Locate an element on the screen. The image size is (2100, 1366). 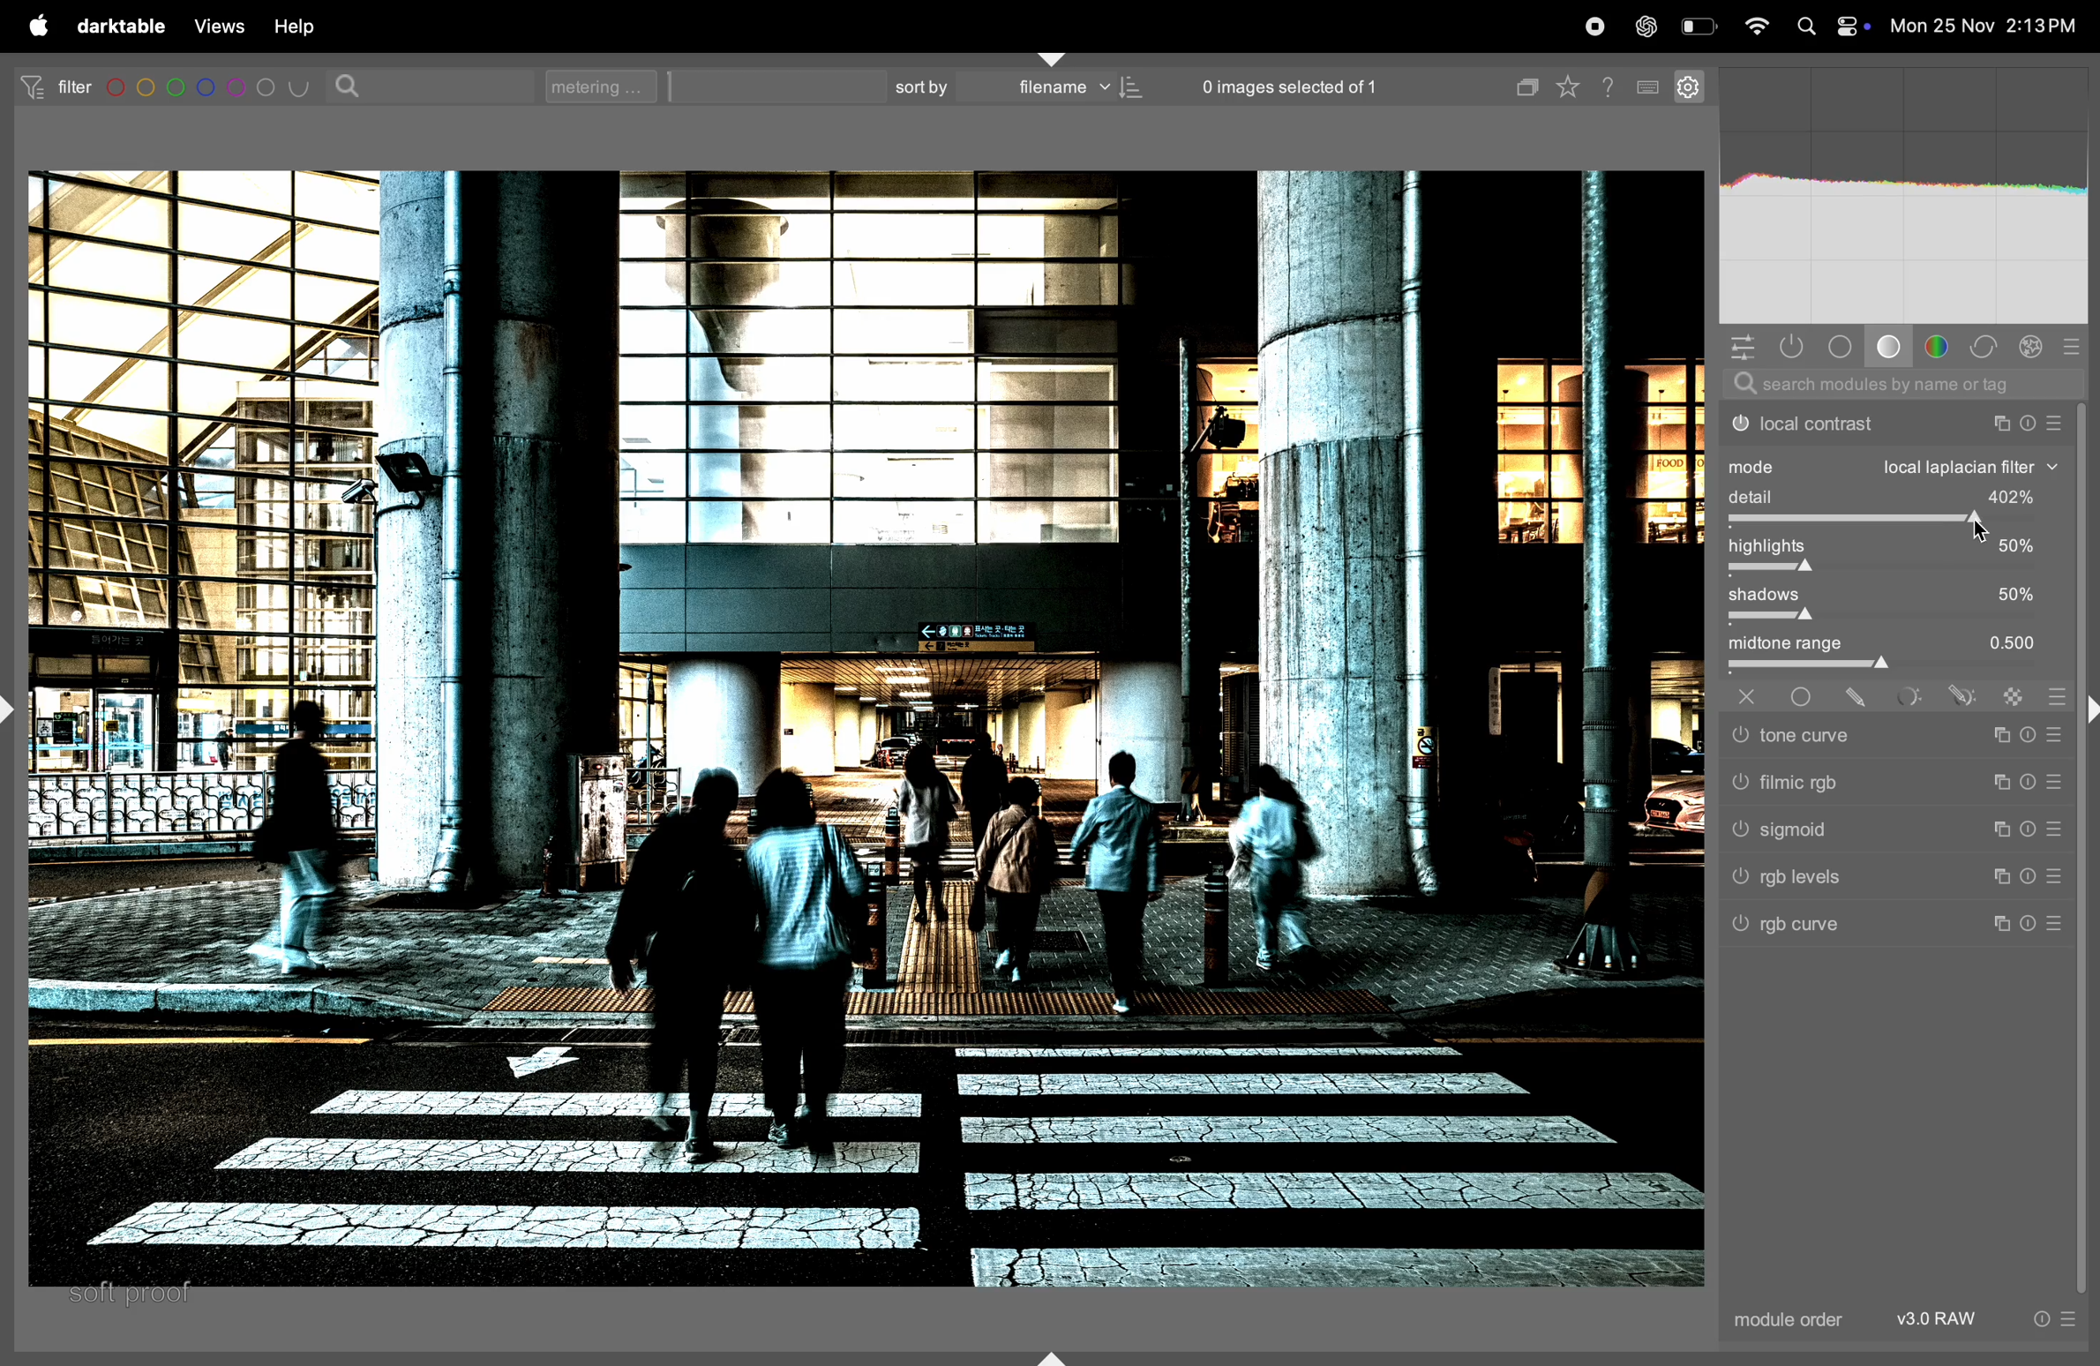
blending options is located at coordinates (2056, 692).